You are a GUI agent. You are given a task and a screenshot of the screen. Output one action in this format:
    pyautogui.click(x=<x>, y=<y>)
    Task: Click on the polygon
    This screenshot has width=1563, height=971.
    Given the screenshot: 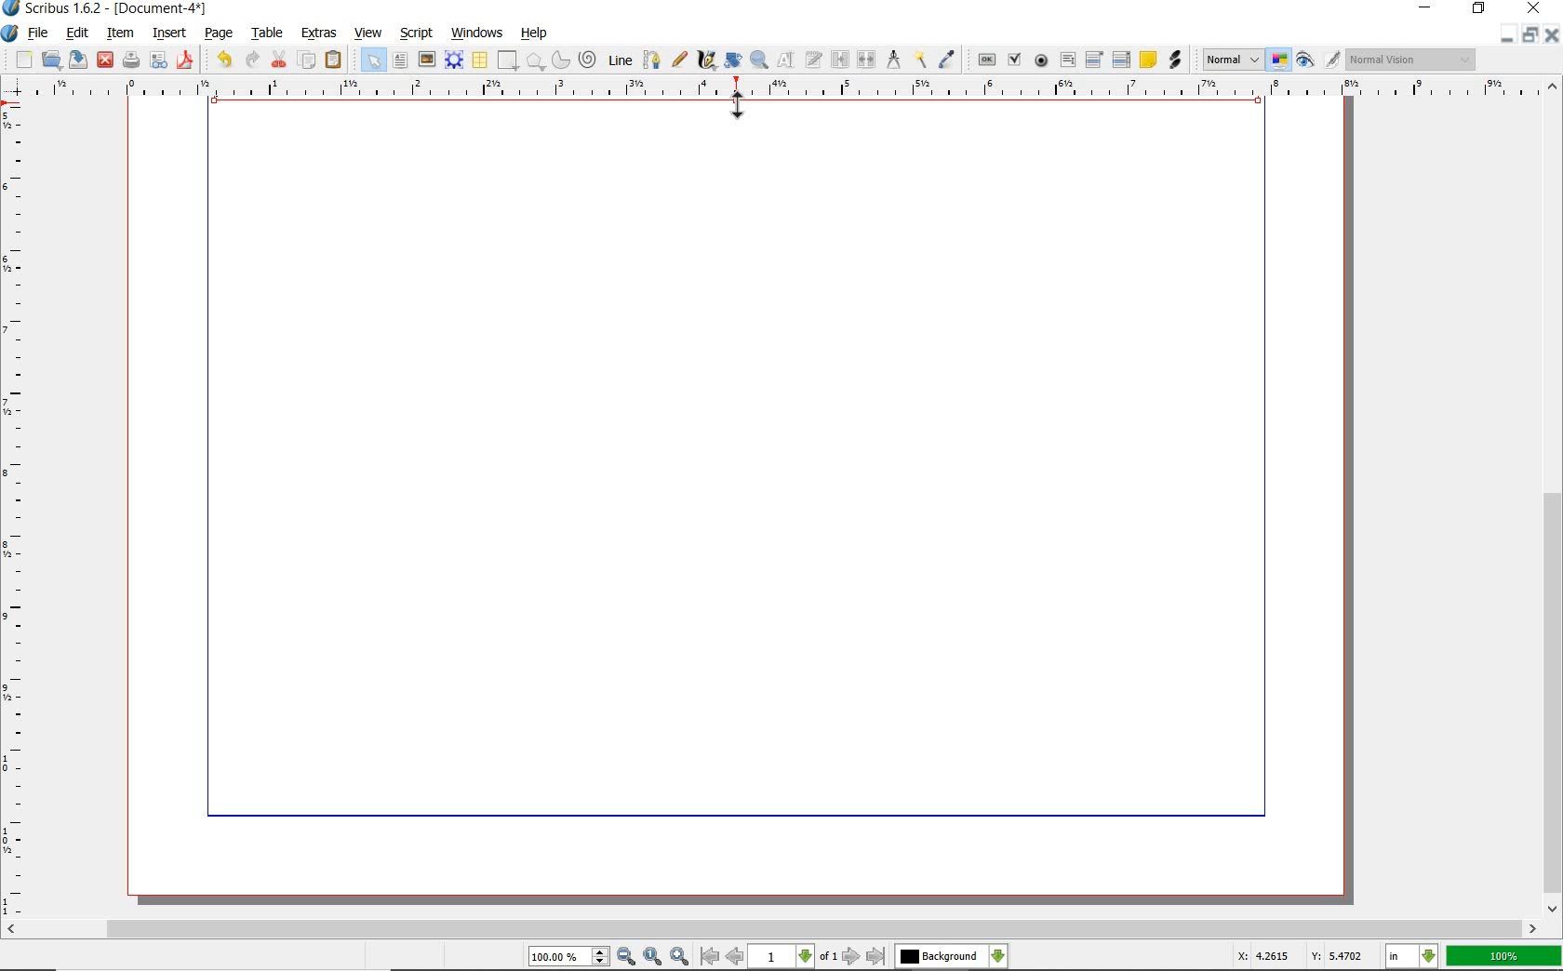 What is the action you would take?
    pyautogui.click(x=536, y=62)
    